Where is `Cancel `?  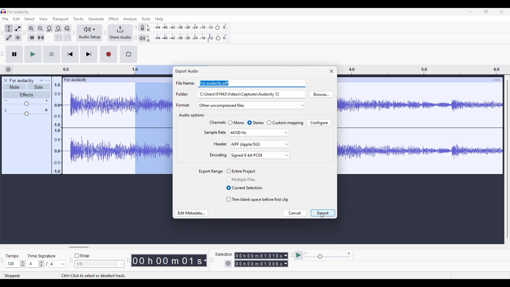
Cancel  is located at coordinates (295, 213).